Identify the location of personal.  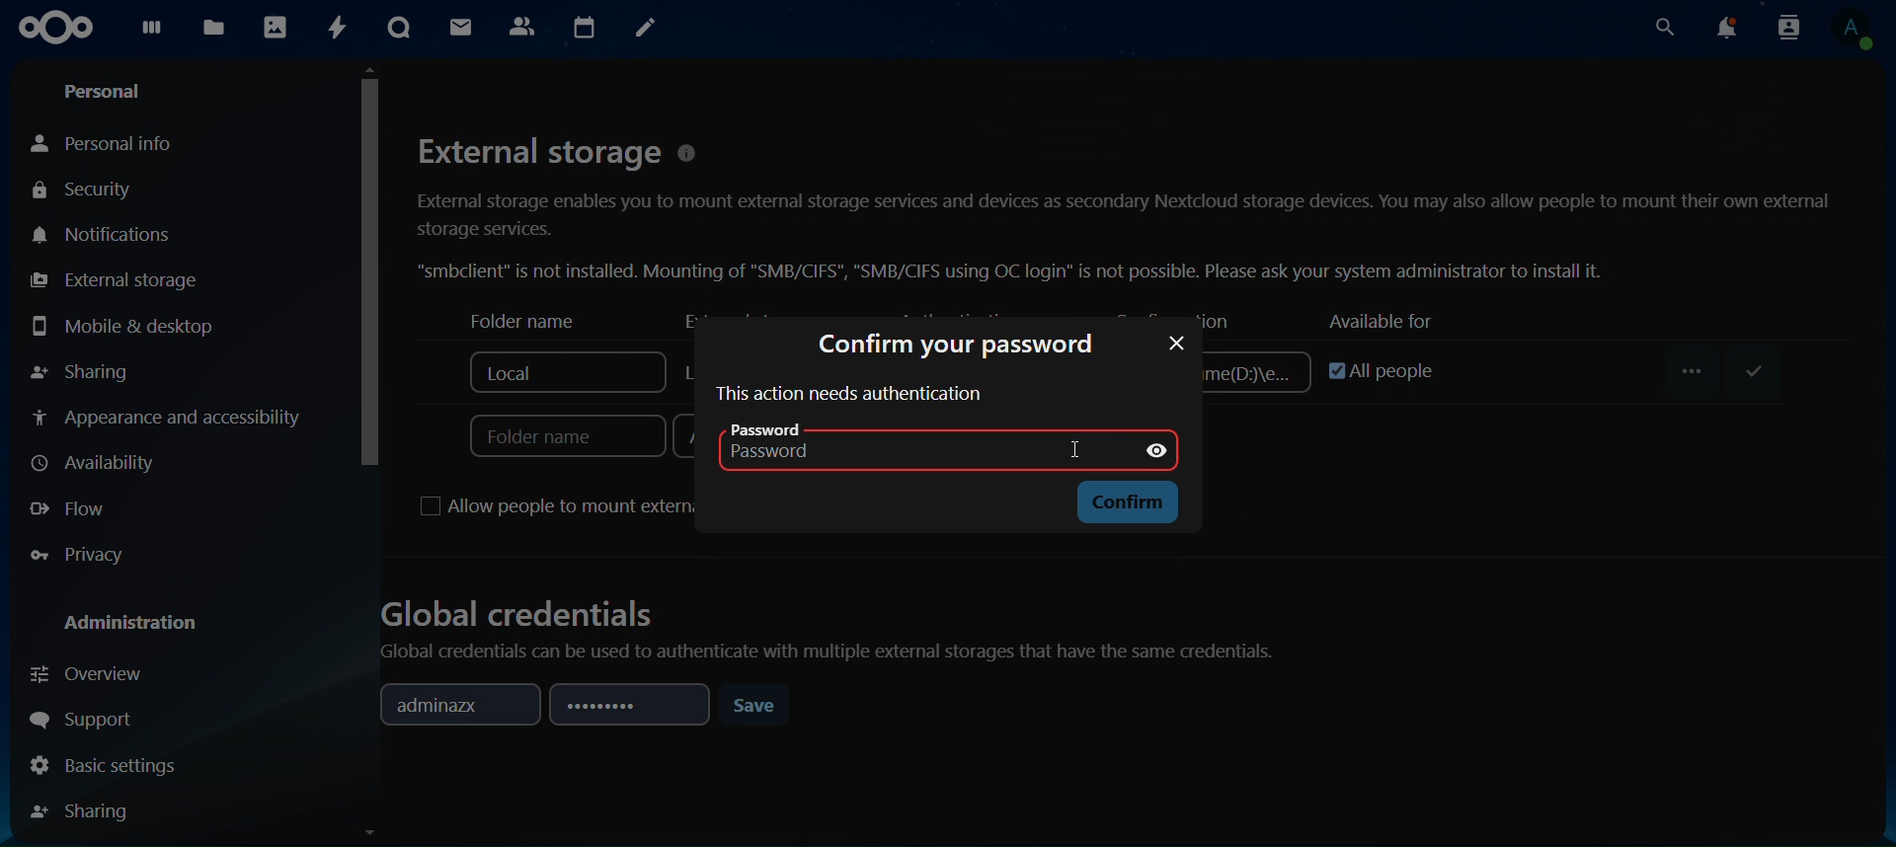
(106, 88).